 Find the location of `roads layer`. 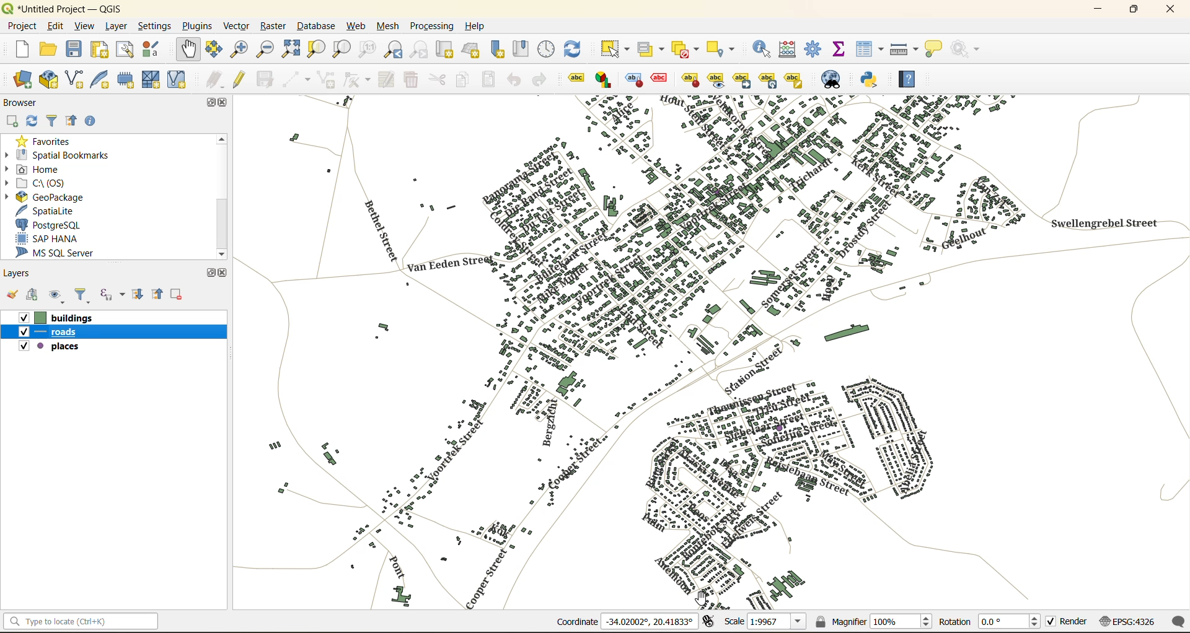

roads layer is located at coordinates (53, 333).